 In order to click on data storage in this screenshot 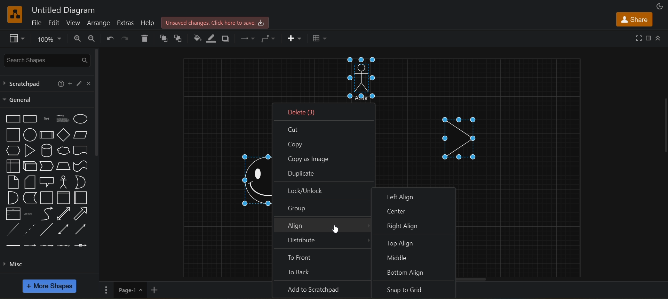, I will do `click(30, 197)`.